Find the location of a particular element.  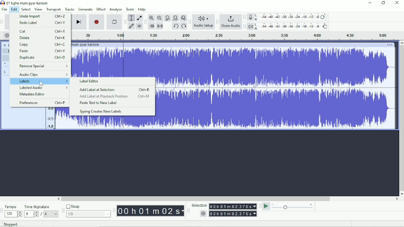

File is located at coordinates (4, 9).